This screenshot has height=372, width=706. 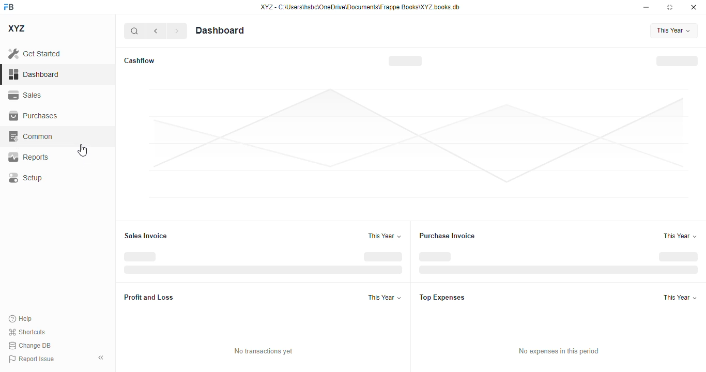 What do you see at coordinates (419, 143) in the screenshot?
I see `graph` at bounding box center [419, 143].